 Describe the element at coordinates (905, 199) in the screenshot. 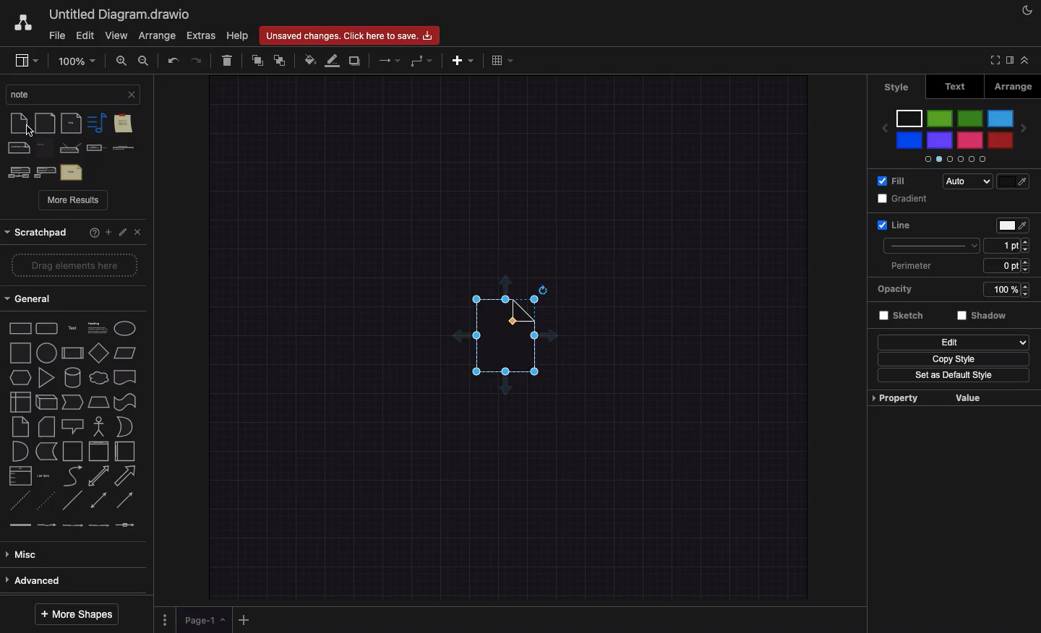

I see `Gradient` at that location.